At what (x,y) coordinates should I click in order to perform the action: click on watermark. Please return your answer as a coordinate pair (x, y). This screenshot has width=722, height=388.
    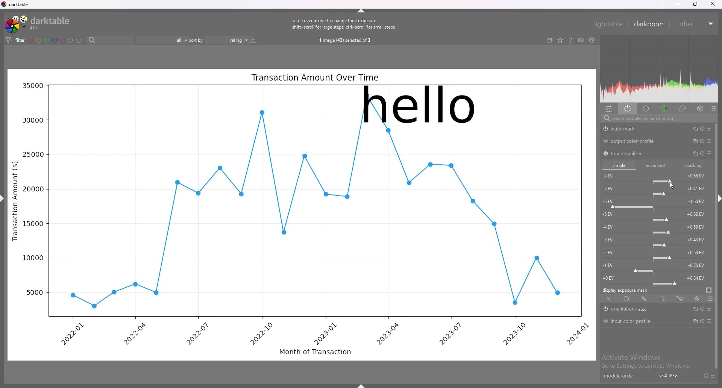
    Looking at the image, I should click on (629, 129).